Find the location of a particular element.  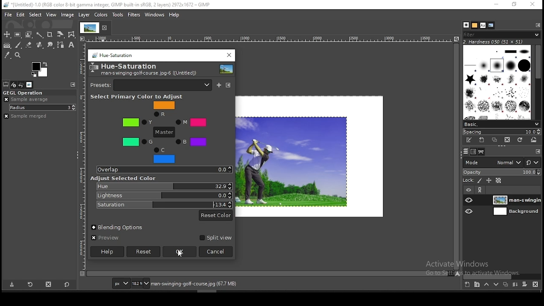

restore is located at coordinates (515, 5).